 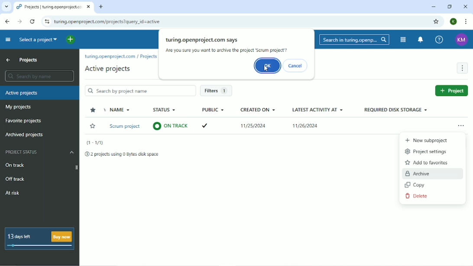 What do you see at coordinates (202, 40) in the screenshot?
I see `turing.openproject.com says` at bounding box center [202, 40].